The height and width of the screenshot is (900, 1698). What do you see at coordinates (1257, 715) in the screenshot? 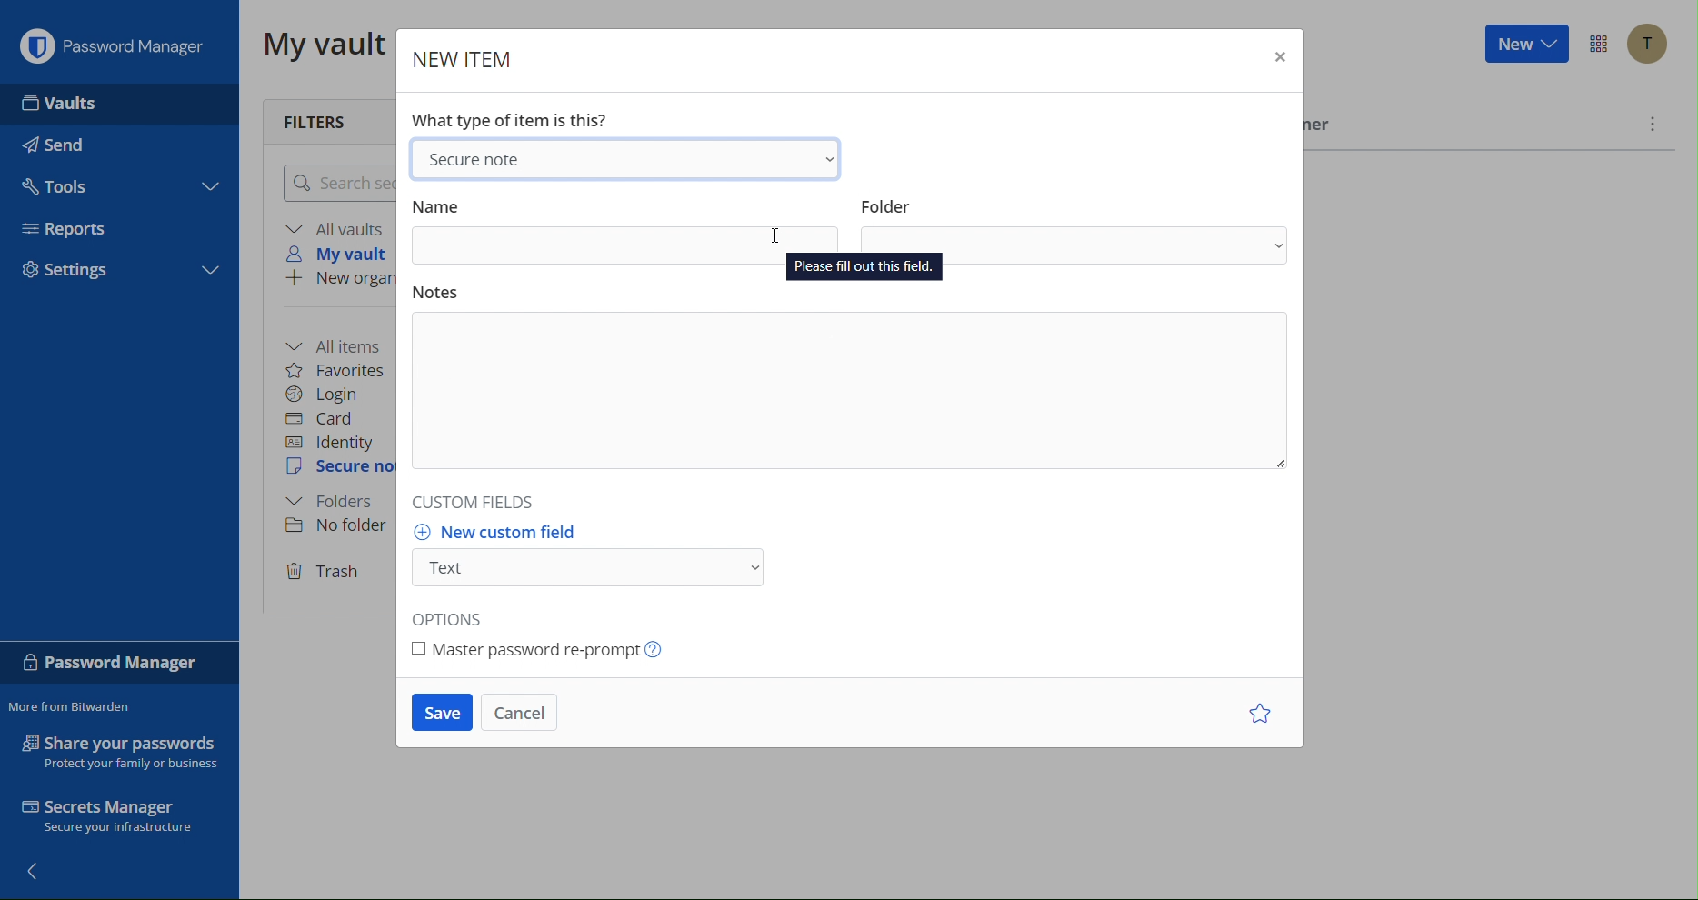
I see `Star` at bounding box center [1257, 715].